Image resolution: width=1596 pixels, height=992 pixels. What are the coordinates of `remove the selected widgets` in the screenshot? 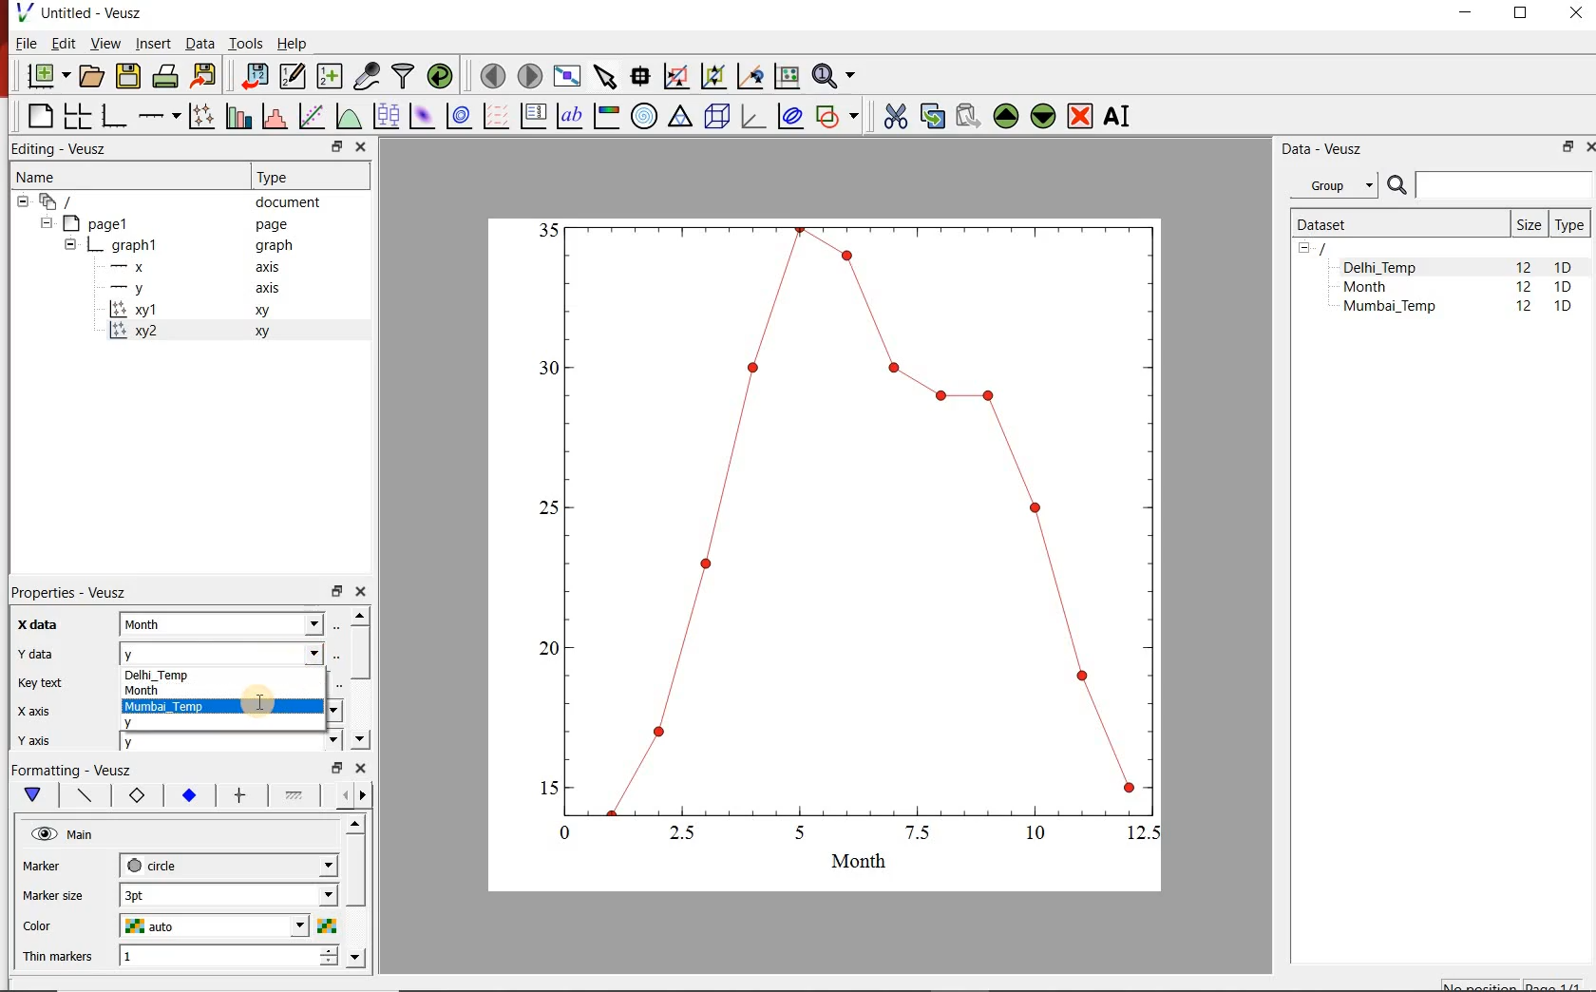 It's located at (1081, 116).